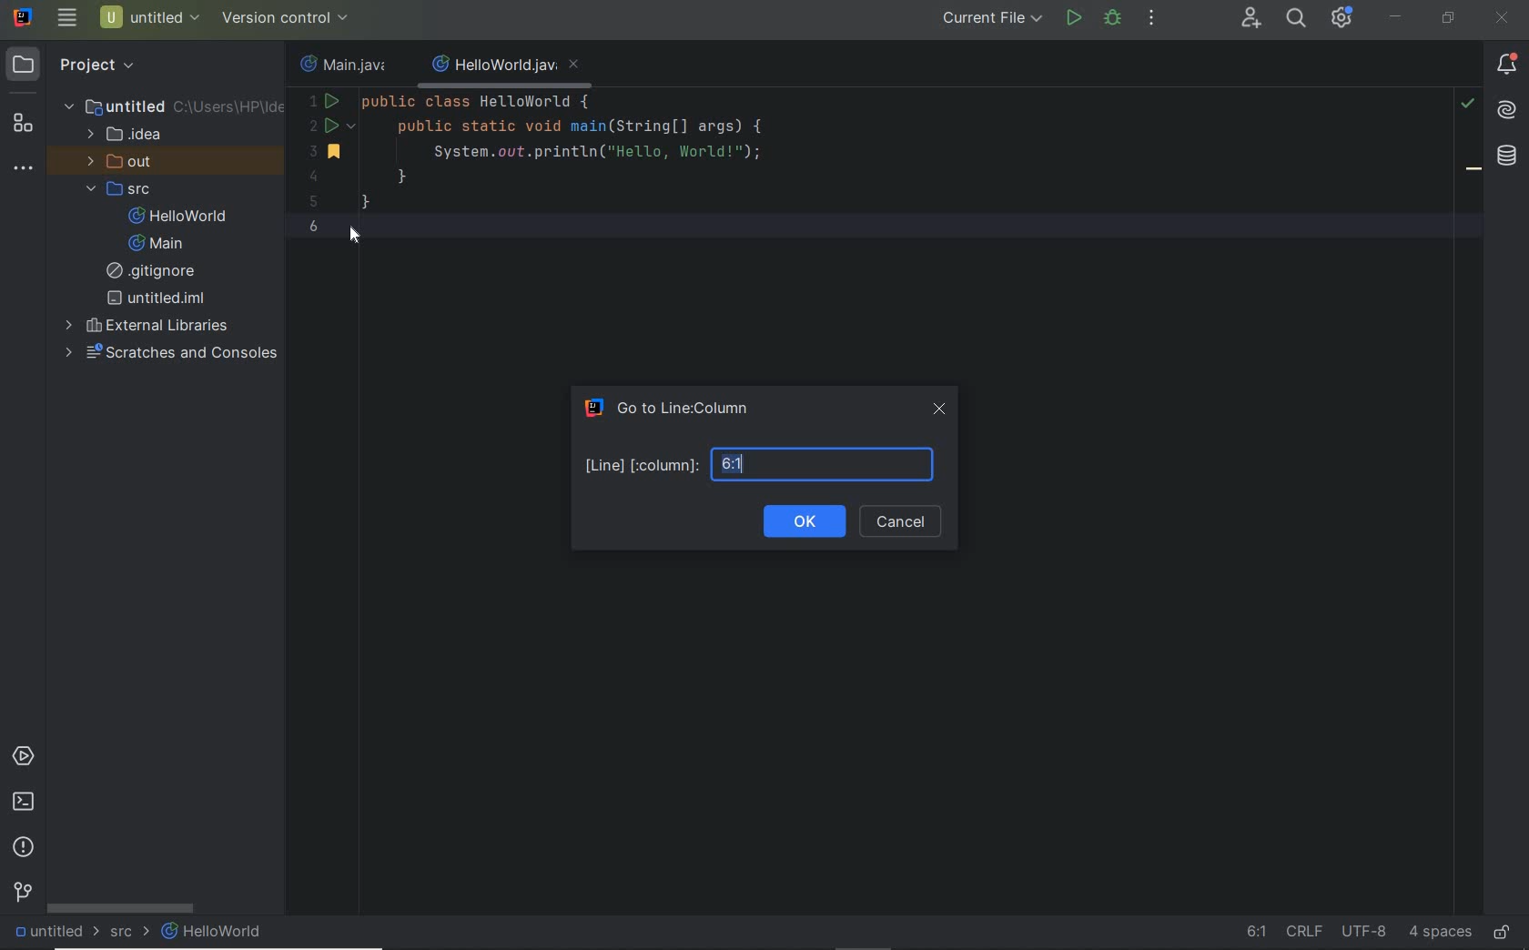 Image resolution: width=1529 pixels, height=950 pixels. What do you see at coordinates (1507, 158) in the screenshot?
I see `database` at bounding box center [1507, 158].